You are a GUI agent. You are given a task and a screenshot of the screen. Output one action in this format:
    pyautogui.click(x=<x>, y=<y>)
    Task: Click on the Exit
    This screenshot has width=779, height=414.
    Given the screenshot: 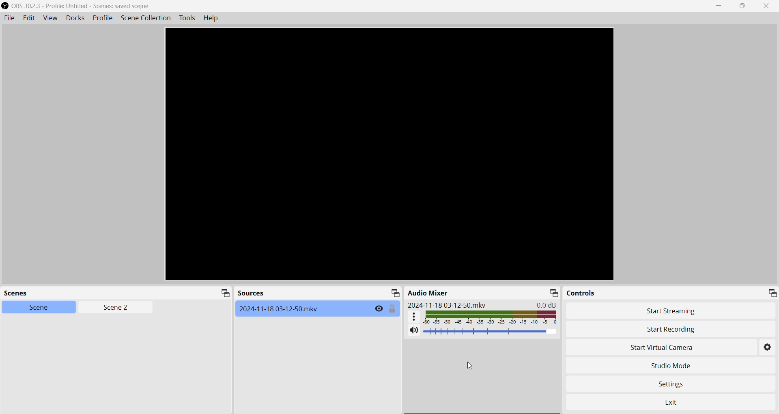 What is the action you would take?
    pyautogui.click(x=681, y=399)
    